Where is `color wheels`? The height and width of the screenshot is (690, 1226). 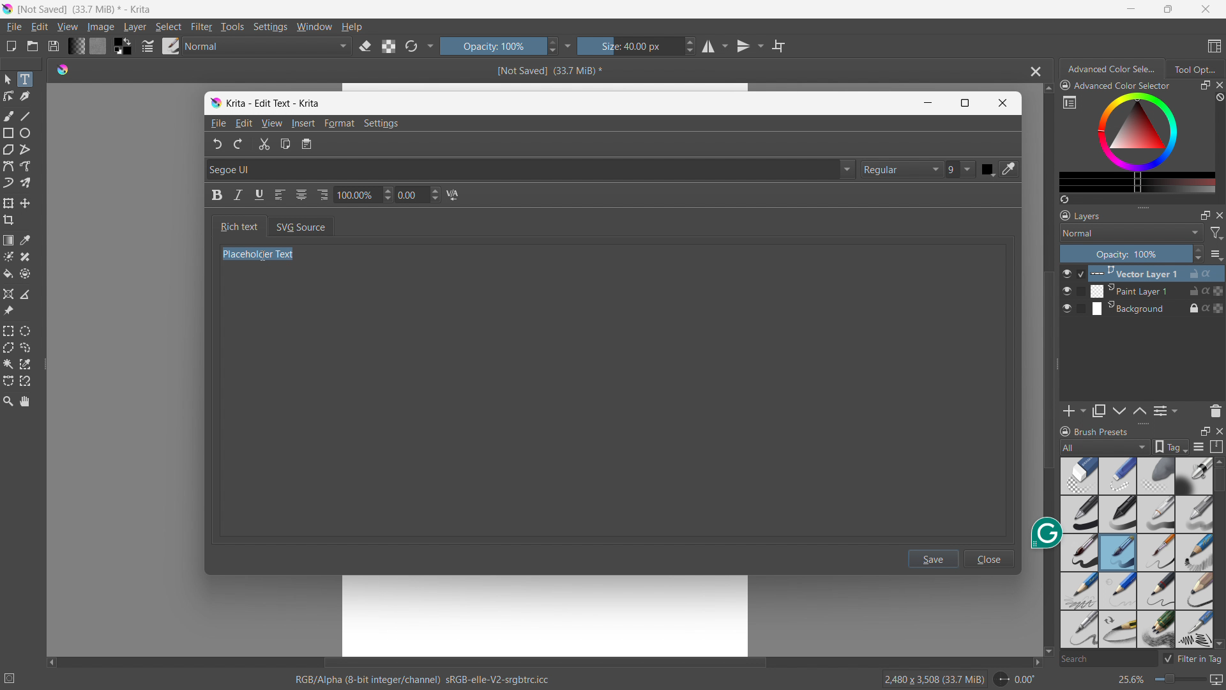
color wheels is located at coordinates (1137, 131).